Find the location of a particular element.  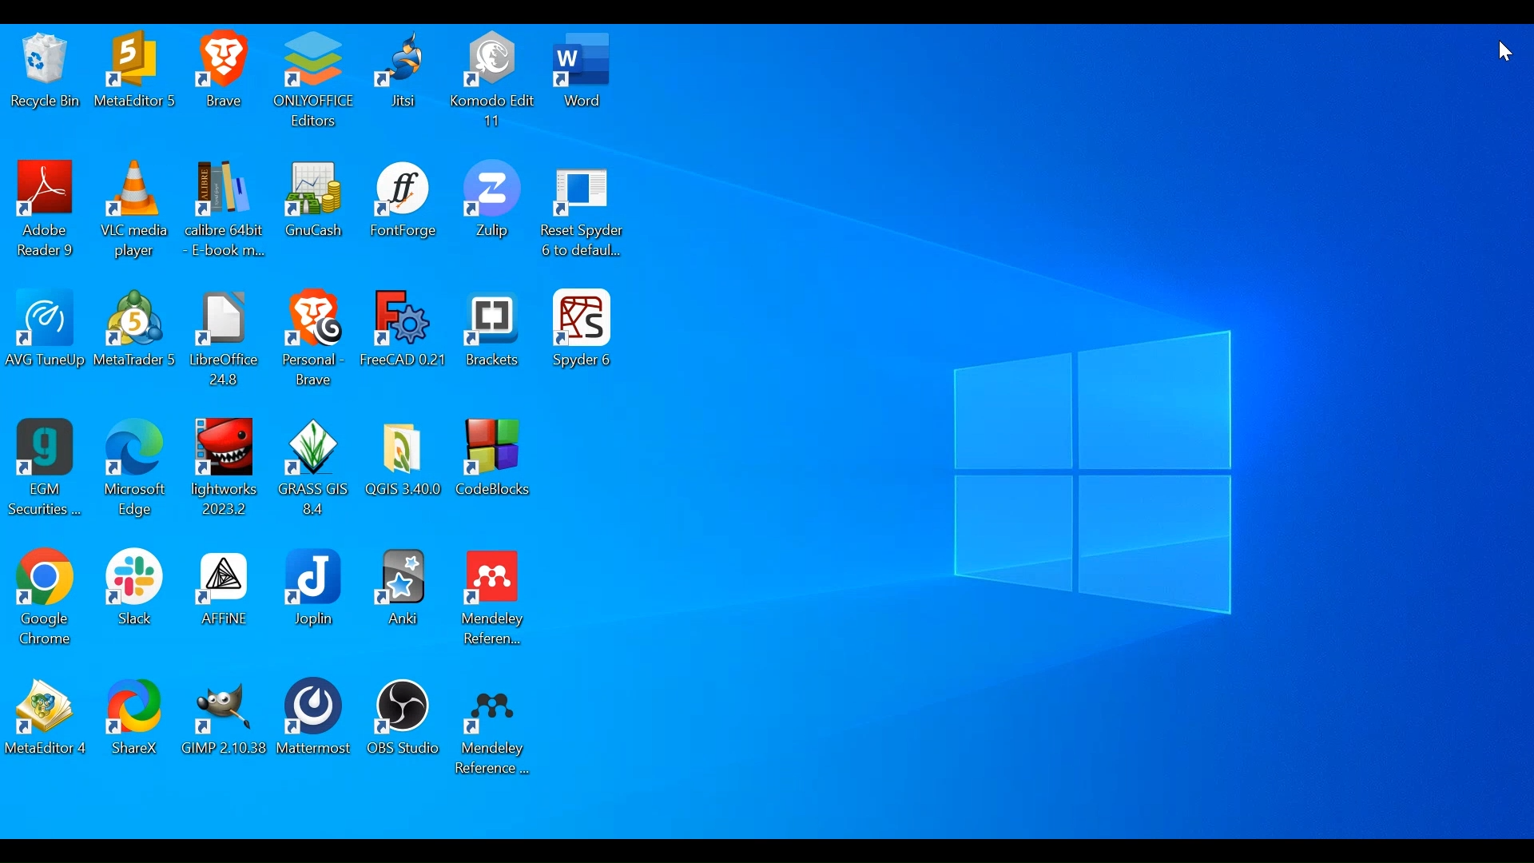

GIMP 2.10.38 is located at coordinates (228, 724).